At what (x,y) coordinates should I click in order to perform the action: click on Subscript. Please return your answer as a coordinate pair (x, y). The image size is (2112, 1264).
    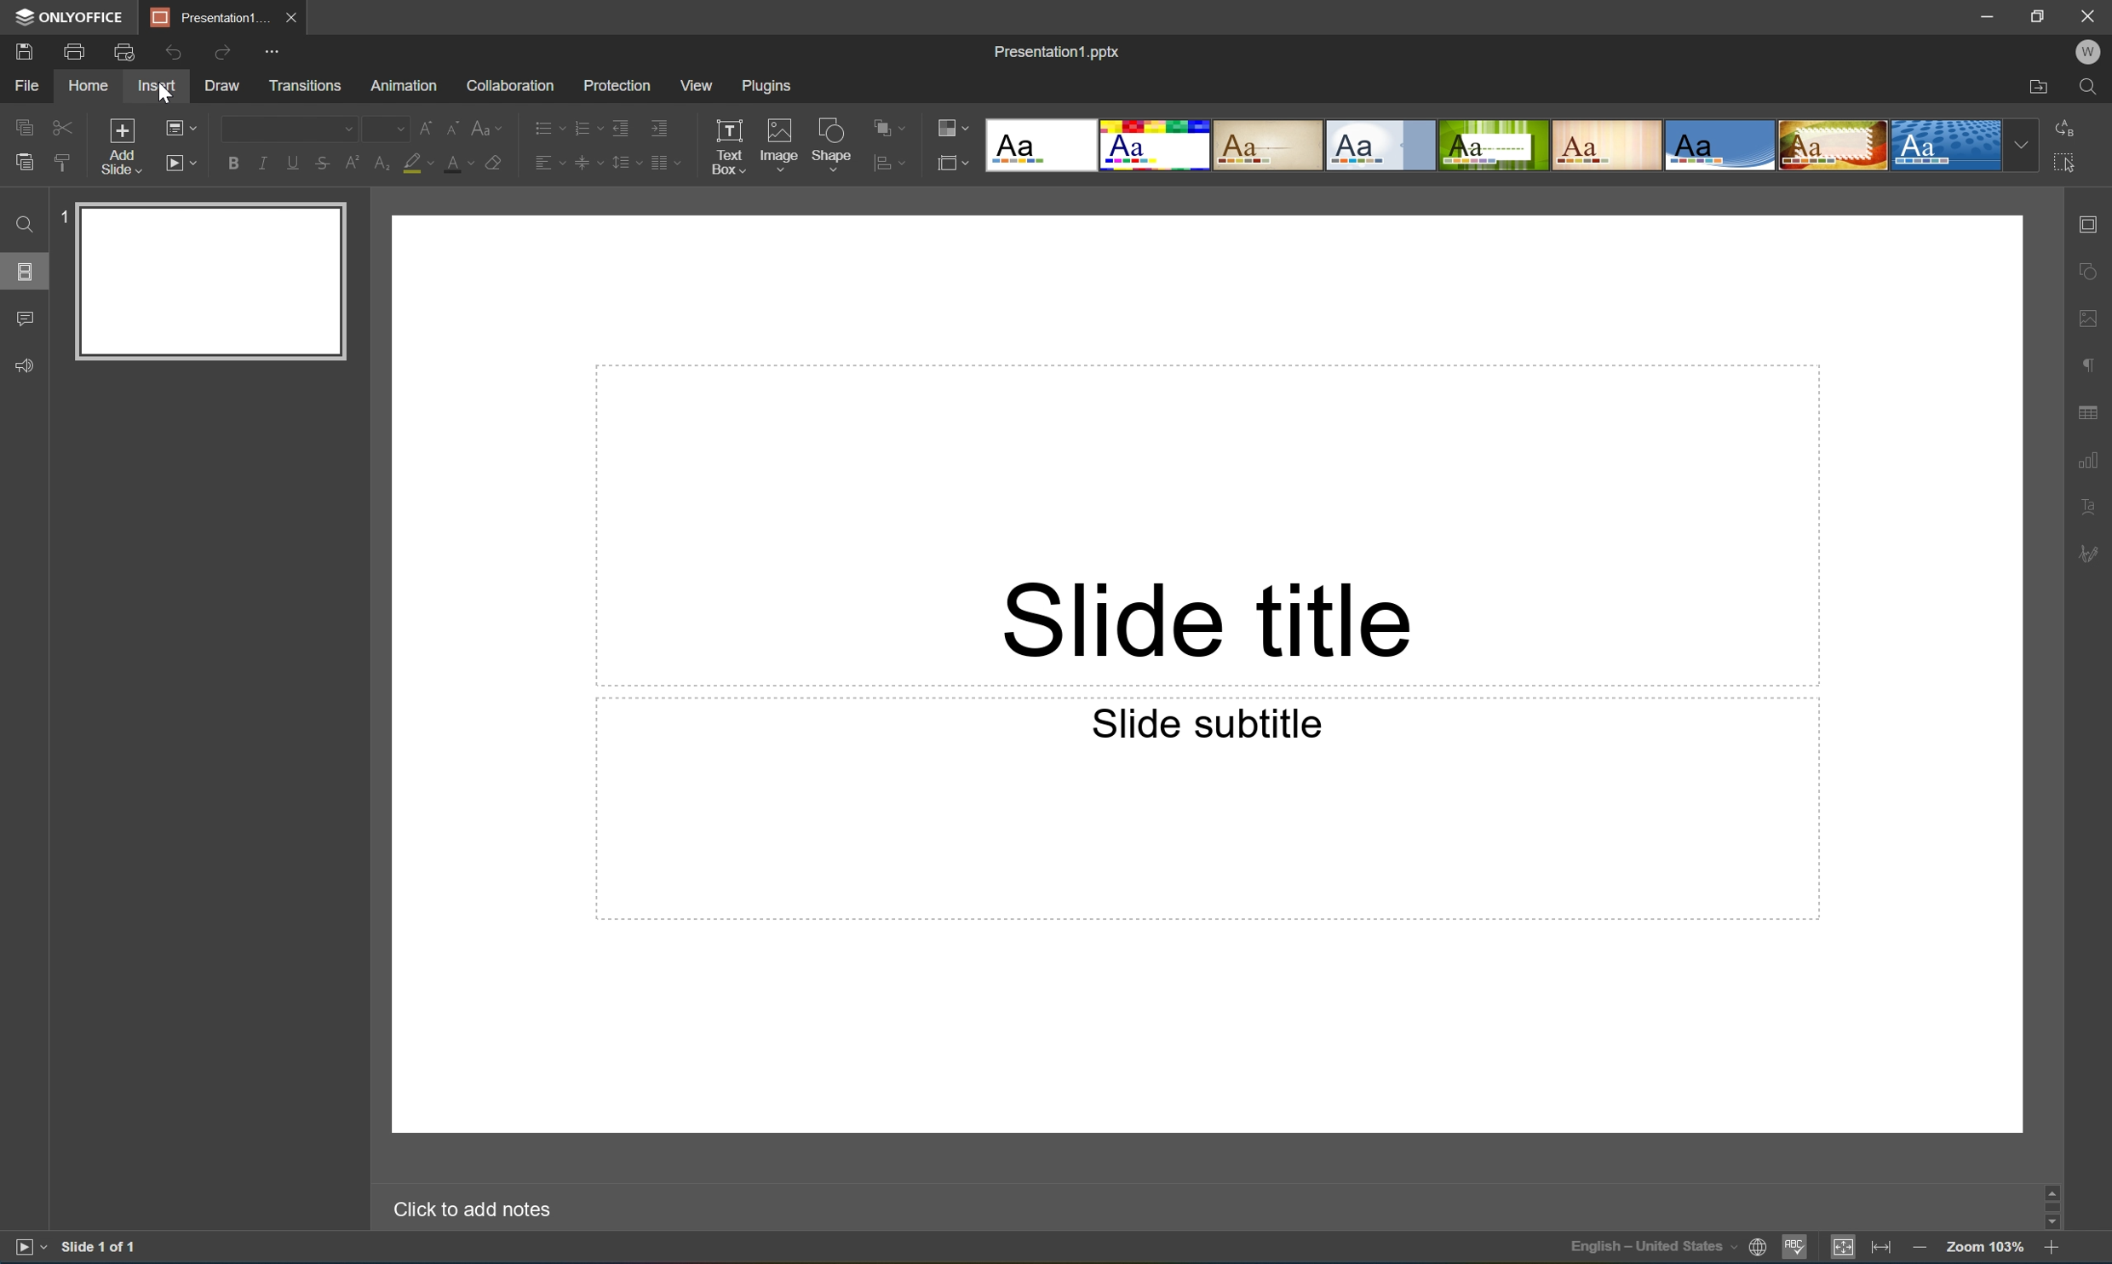
    Looking at the image, I should click on (381, 162).